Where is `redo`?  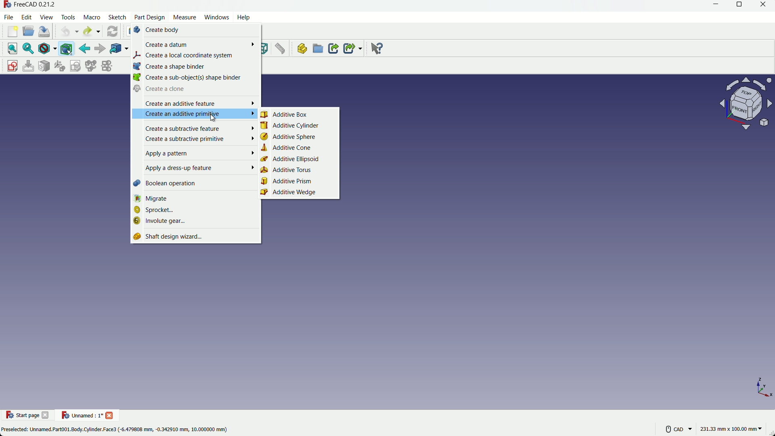 redo is located at coordinates (87, 31).